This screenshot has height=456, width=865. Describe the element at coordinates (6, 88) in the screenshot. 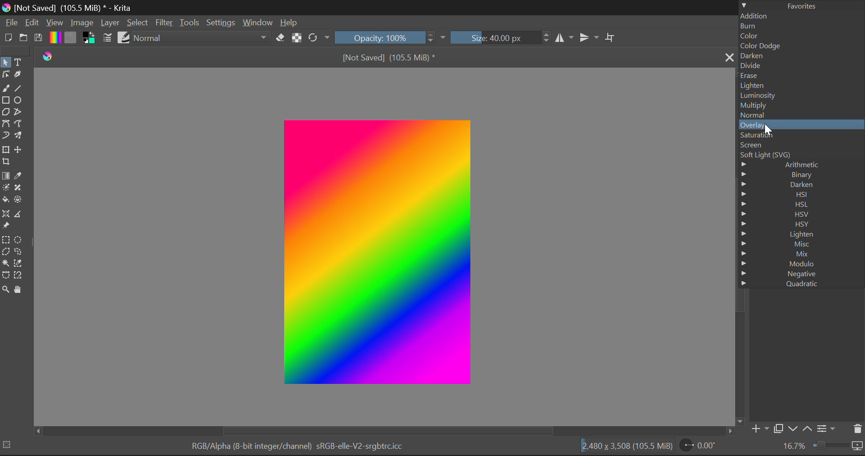

I see `Freehand` at that location.